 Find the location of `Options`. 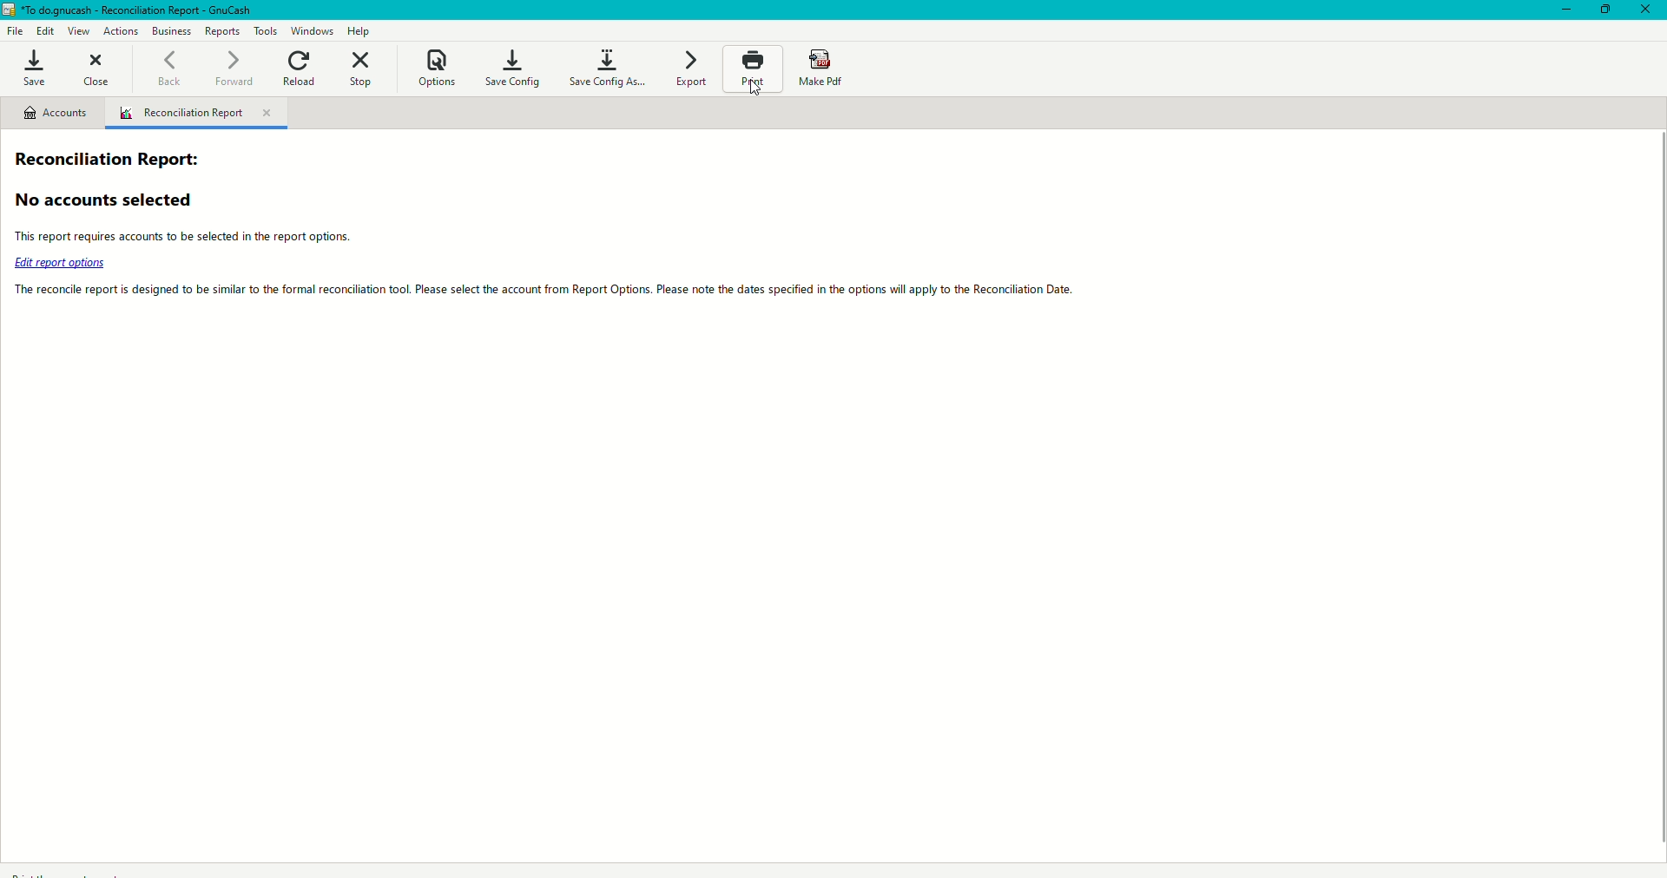

Options is located at coordinates (435, 67).